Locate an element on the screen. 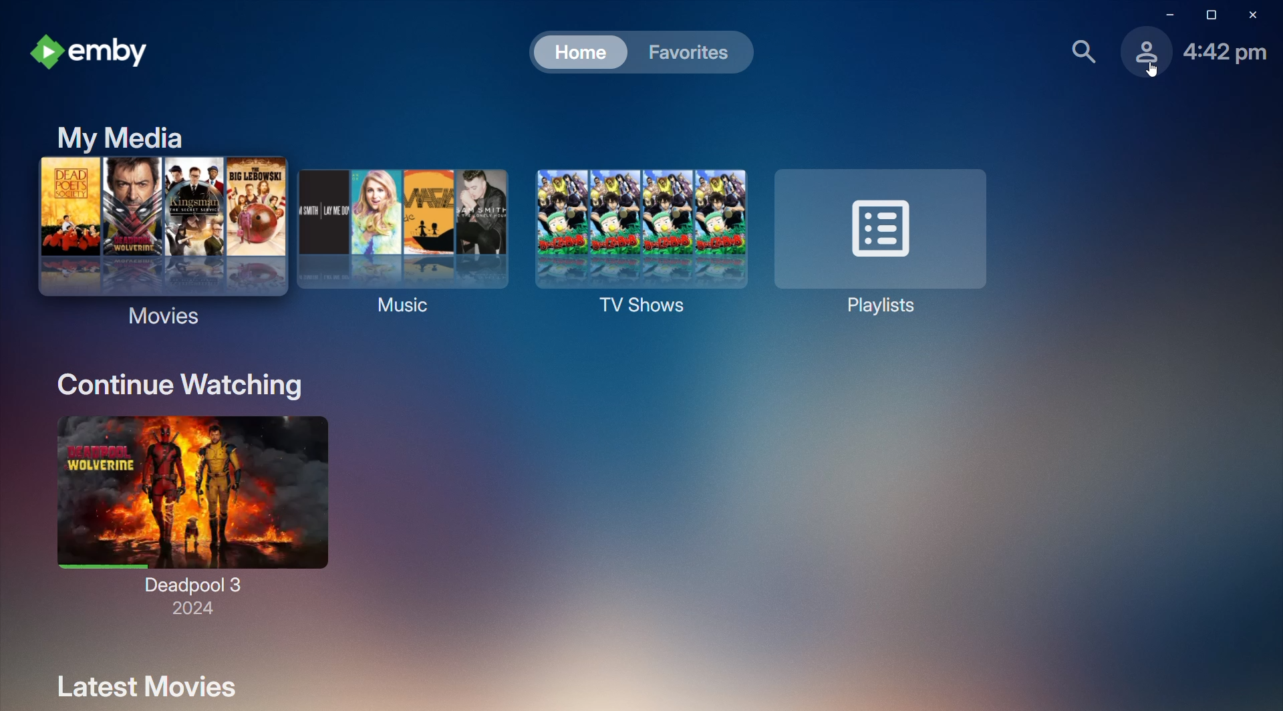 The image size is (1283, 711). Restore is located at coordinates (1207, 16).